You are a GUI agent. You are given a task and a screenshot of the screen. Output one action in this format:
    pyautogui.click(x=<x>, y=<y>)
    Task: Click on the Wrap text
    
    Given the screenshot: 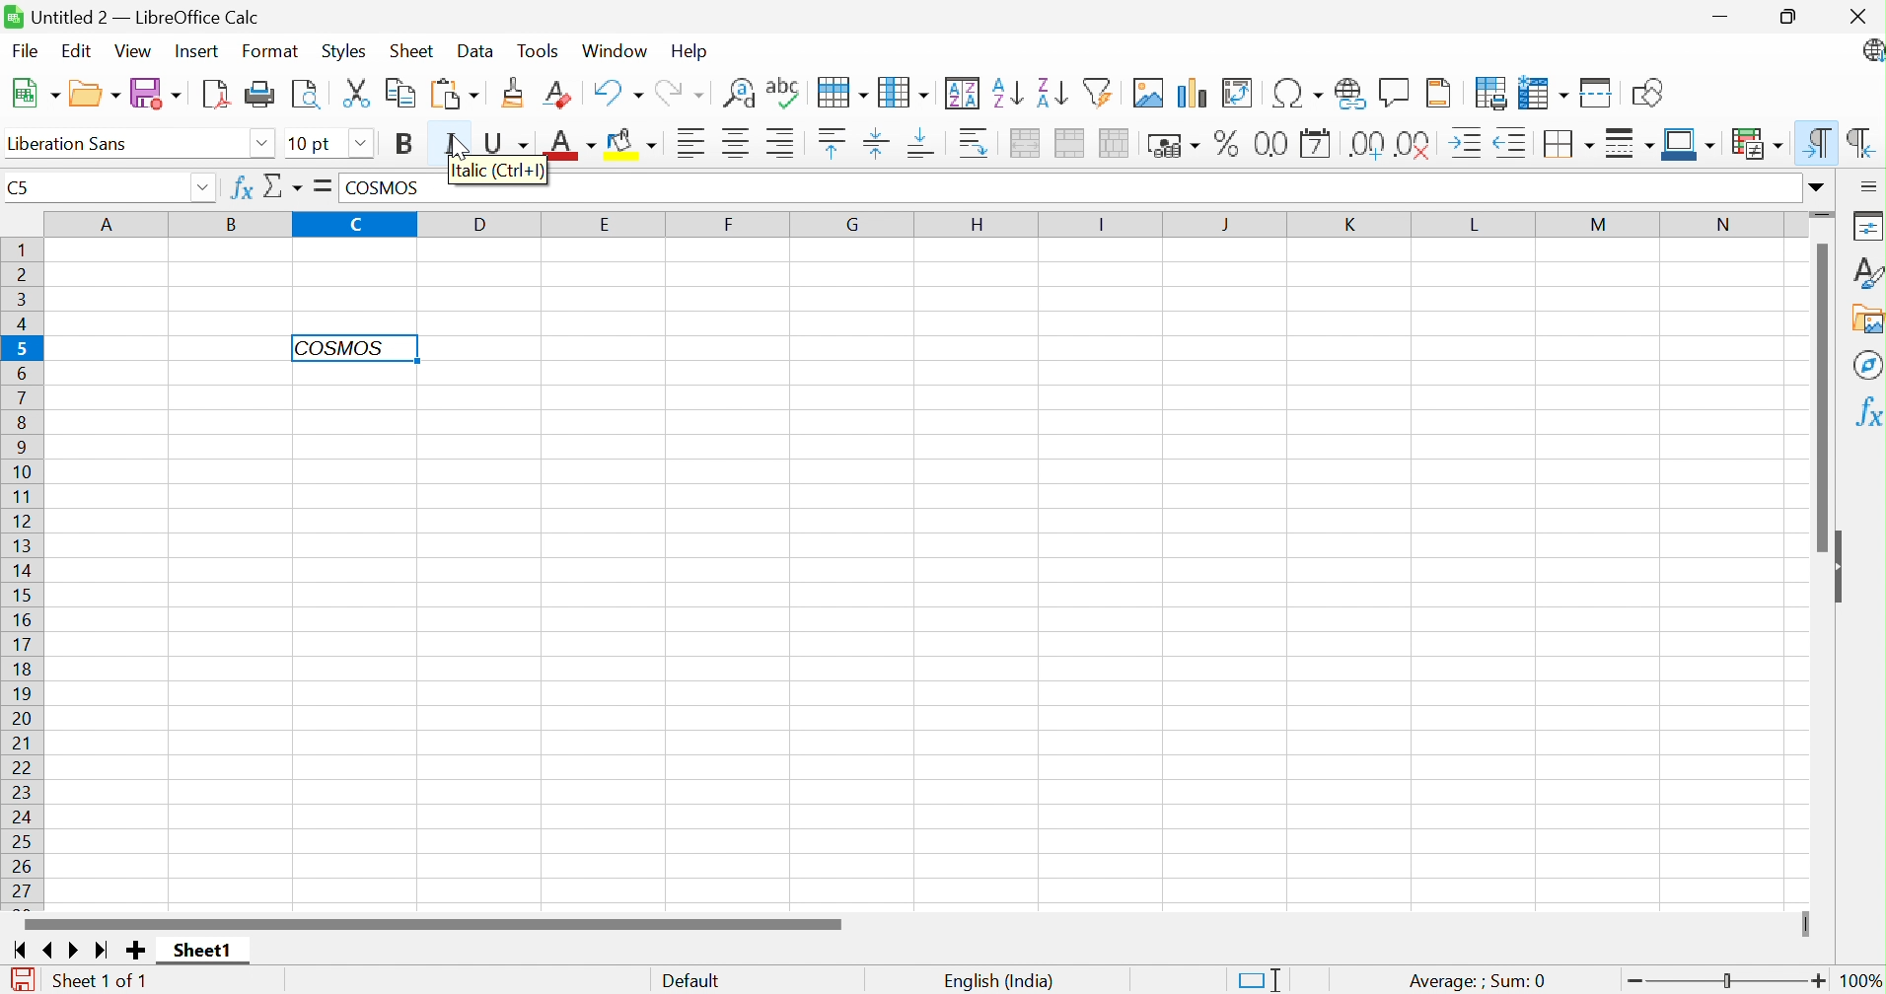 What is the action you would take?
    pyautogui.click(x=975, y=143)
    